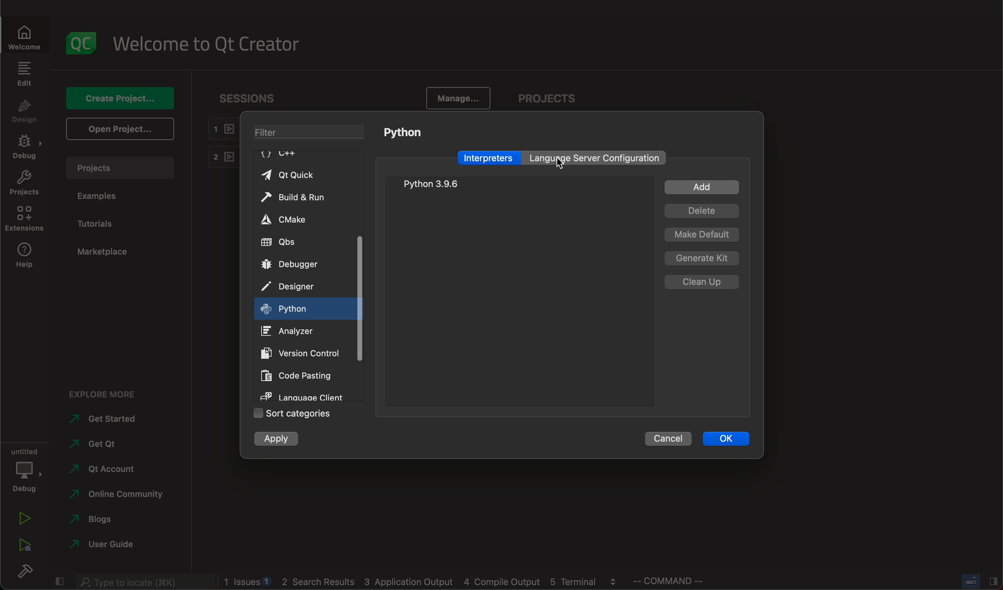  Describe the element at coordinates (298, 285) in the screenshot. I see `designer` at that location.